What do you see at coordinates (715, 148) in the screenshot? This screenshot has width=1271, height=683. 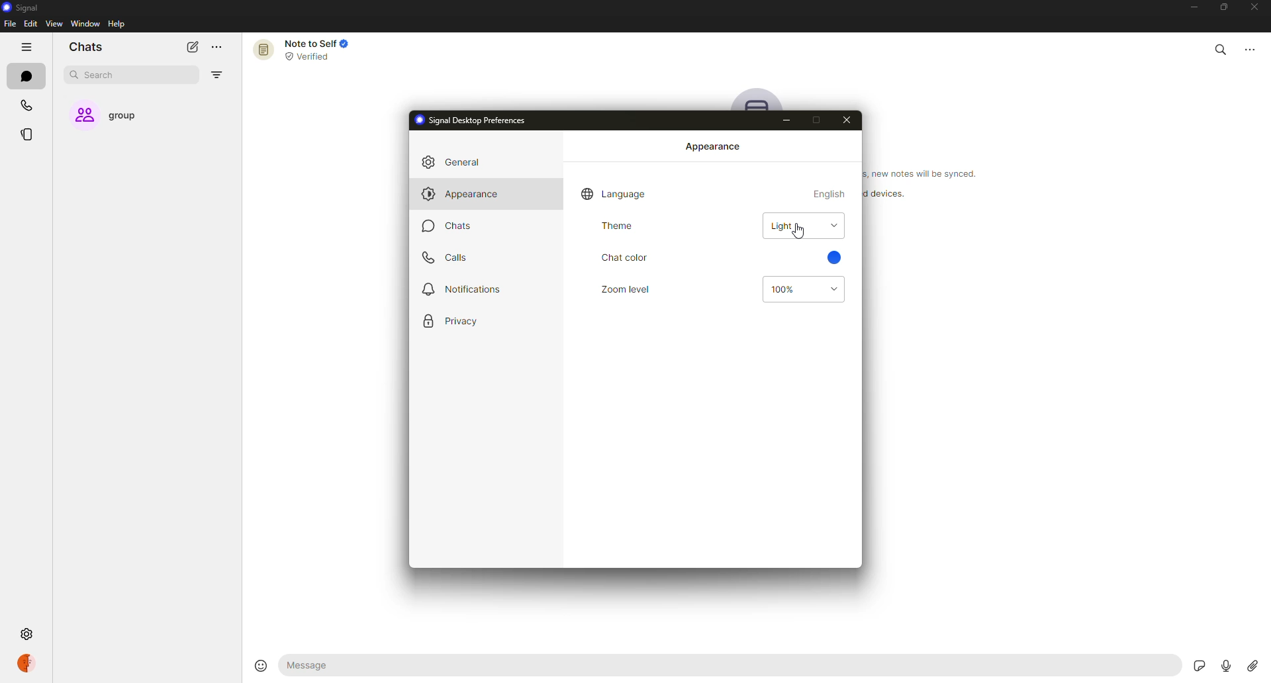 I see `appearance` at bounding box center [715, 148].